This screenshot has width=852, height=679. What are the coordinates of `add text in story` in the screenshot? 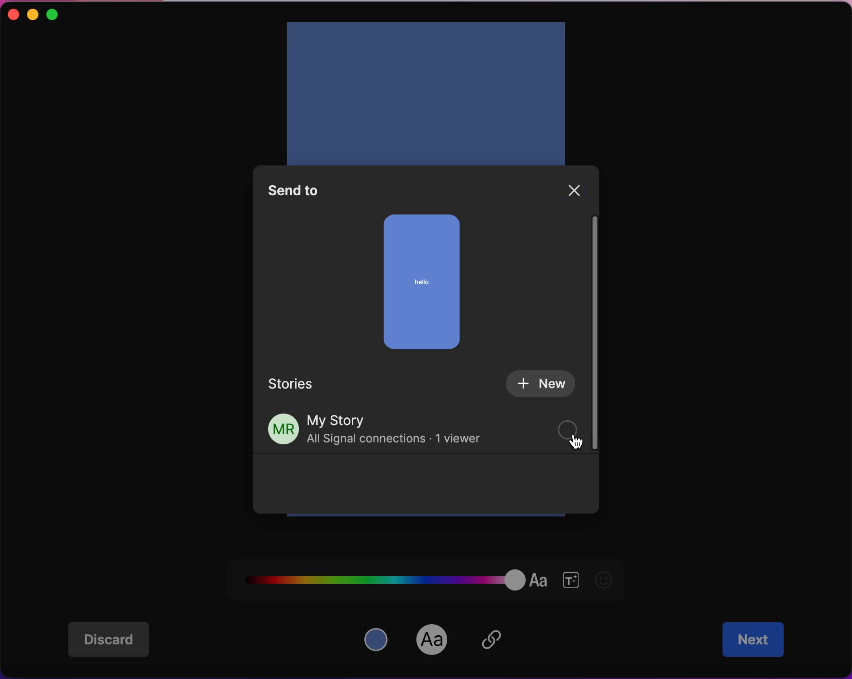 It's located at (429, 88).